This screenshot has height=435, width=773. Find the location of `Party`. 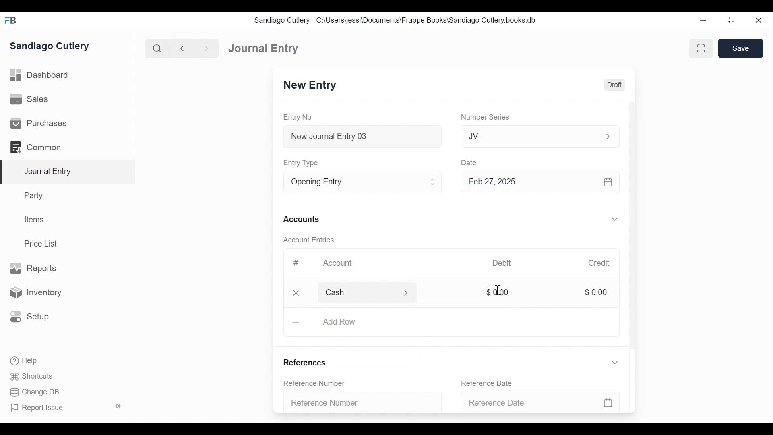

Party is located at coordinates (35, 195).